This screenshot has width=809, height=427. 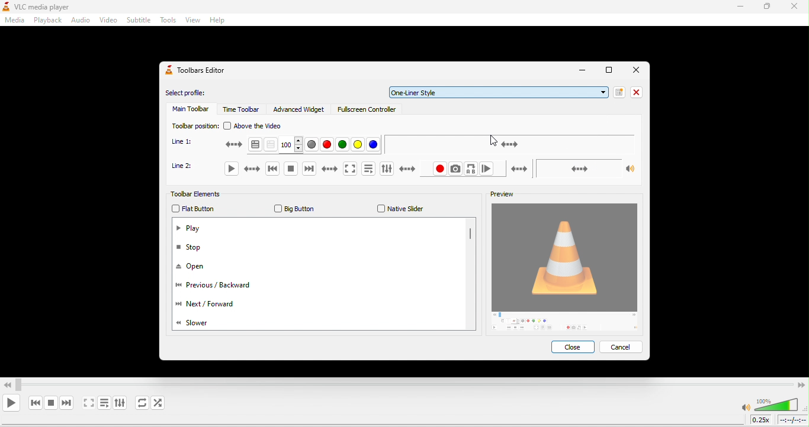 I want to click on line 2, so click(x=187, y=166).